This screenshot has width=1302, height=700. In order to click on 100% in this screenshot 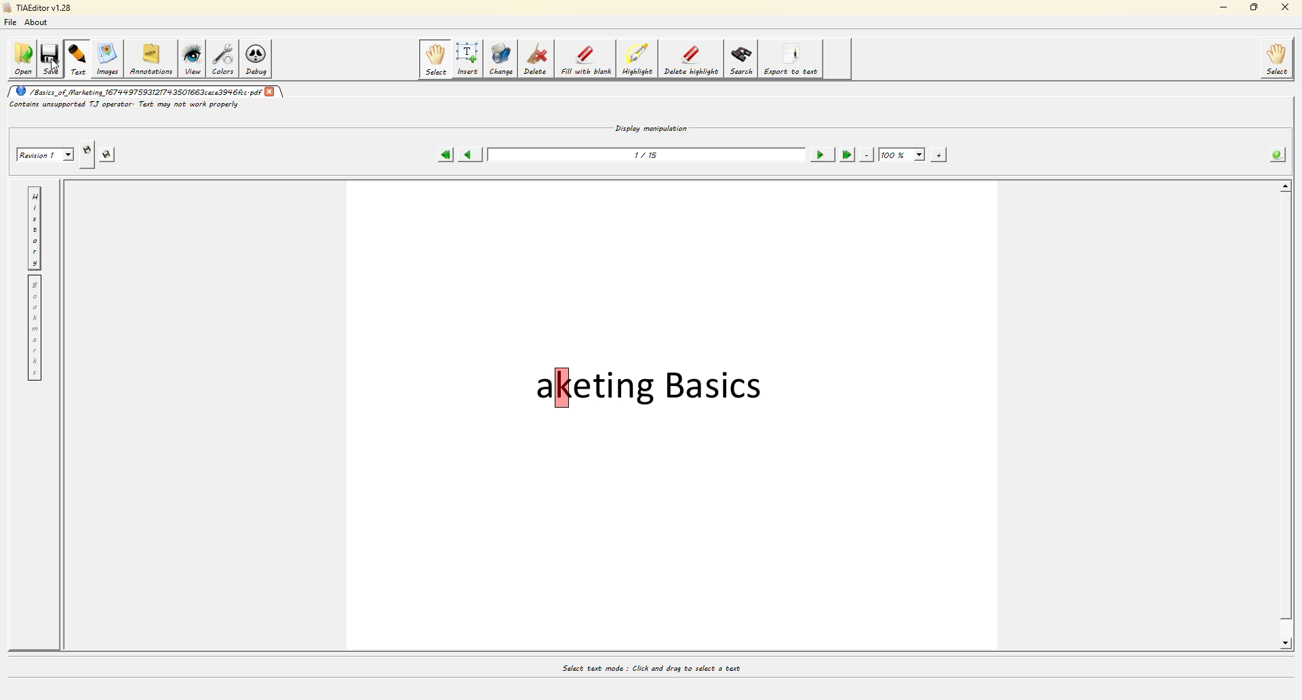, I will do `click(901, 152)`.